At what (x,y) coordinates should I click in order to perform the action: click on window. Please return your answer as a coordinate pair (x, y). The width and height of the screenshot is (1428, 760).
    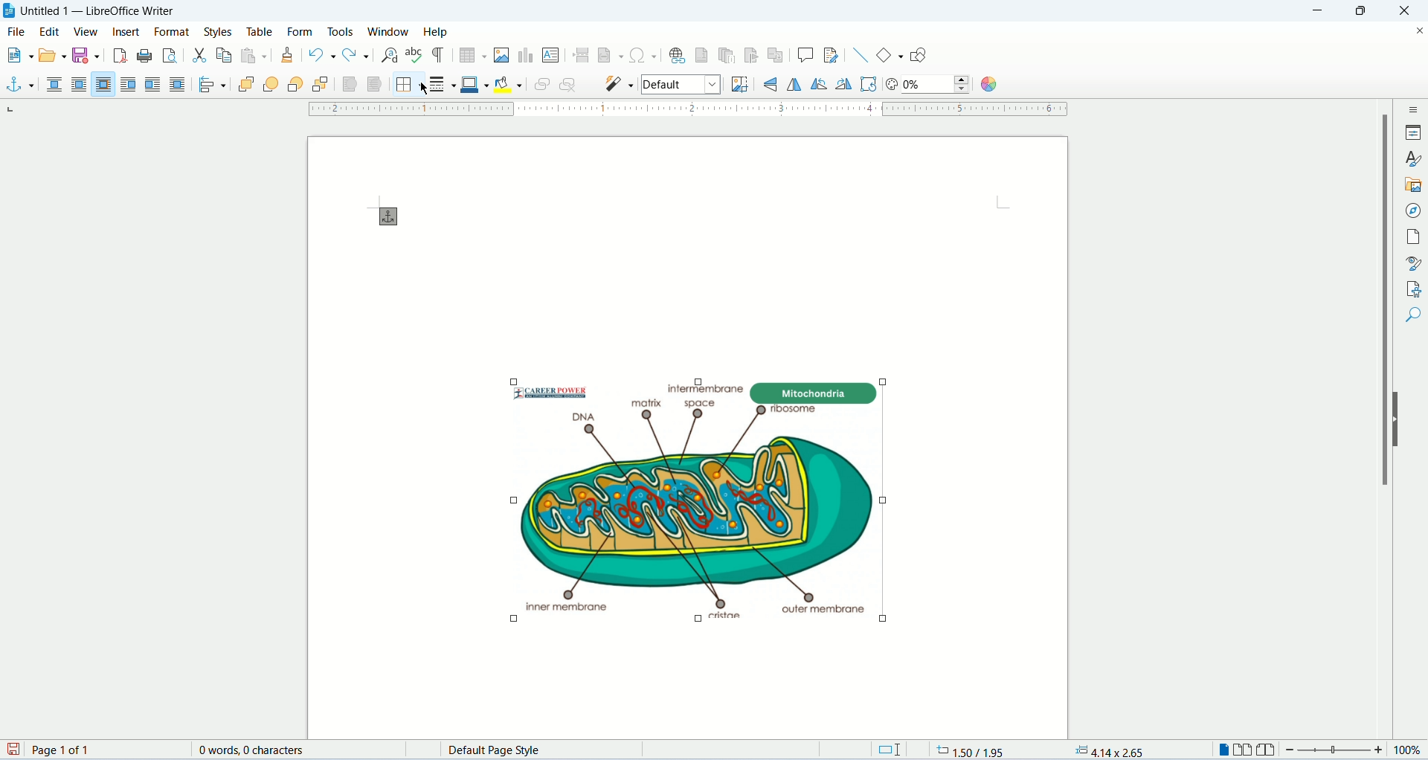
    Looking at the image, I should click on (389, 31).